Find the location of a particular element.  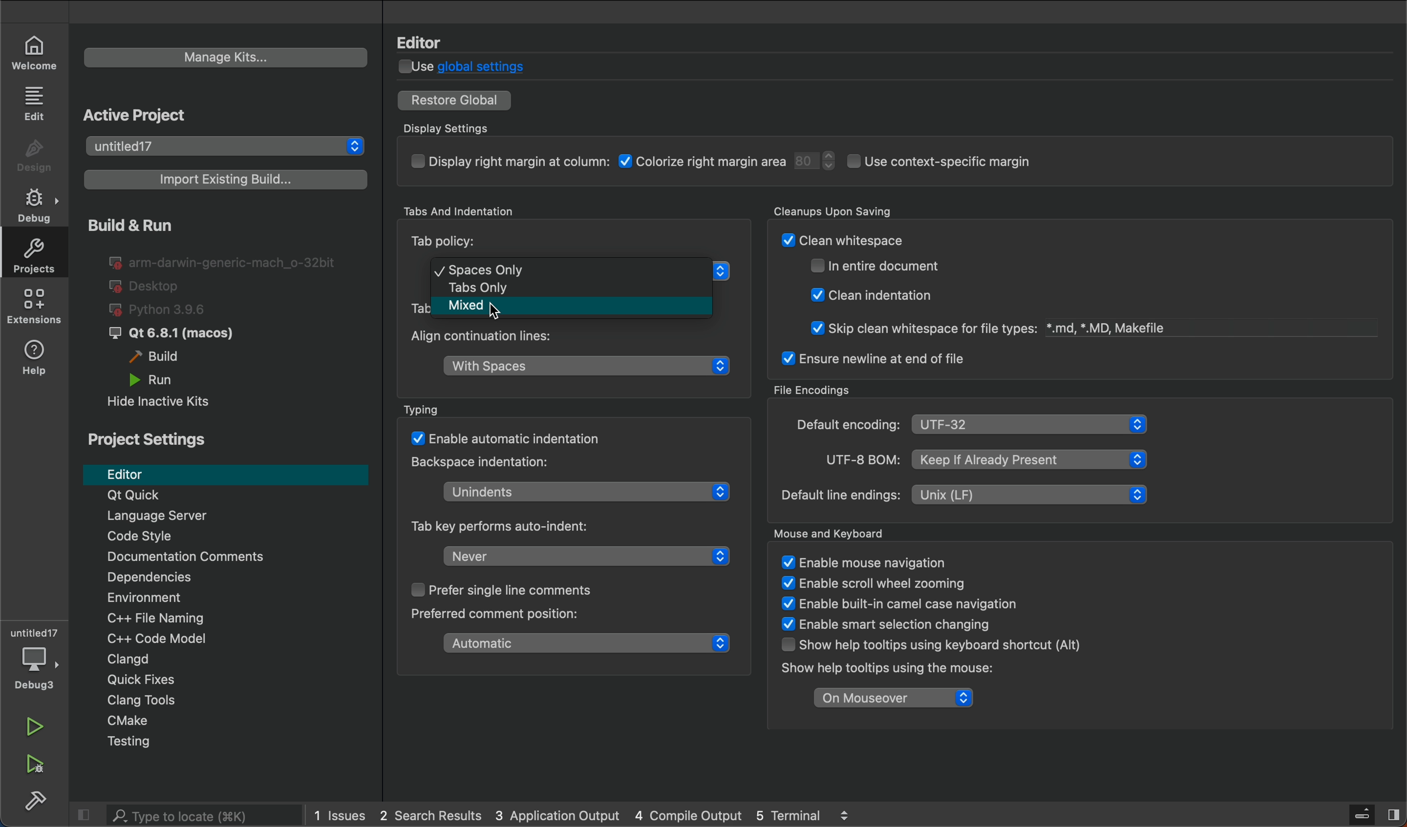

tab policy is located at coordinates (585, 271).